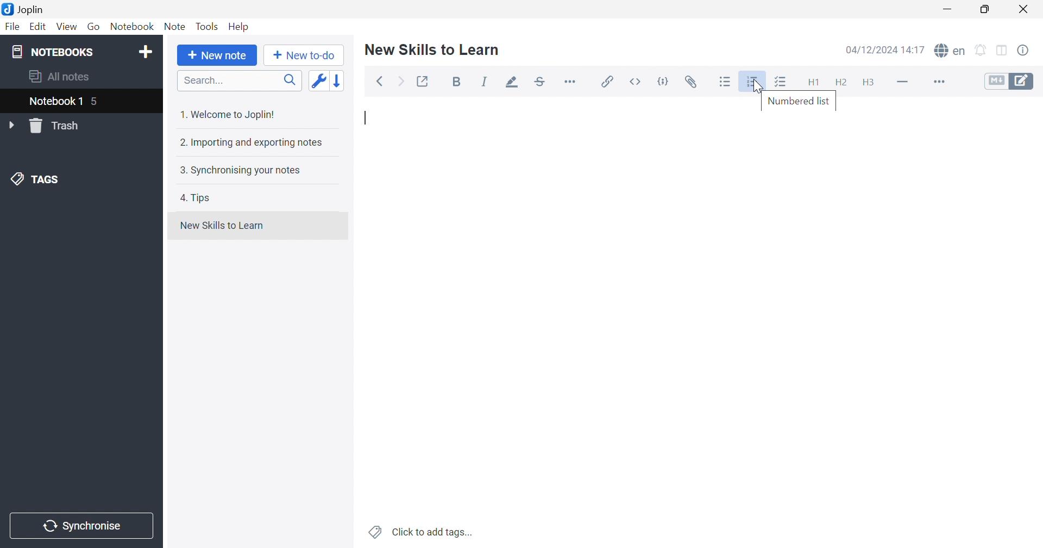 This screenshot has height=548, width=1043. What do you see at coordinates (916, 49) in the screenshot?
I see `14:15` at bounding box center [916, 49].